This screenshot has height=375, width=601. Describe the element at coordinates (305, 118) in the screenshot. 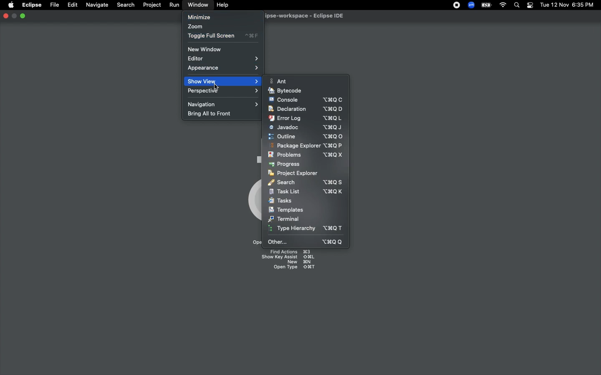

I see `Error log` at that location.